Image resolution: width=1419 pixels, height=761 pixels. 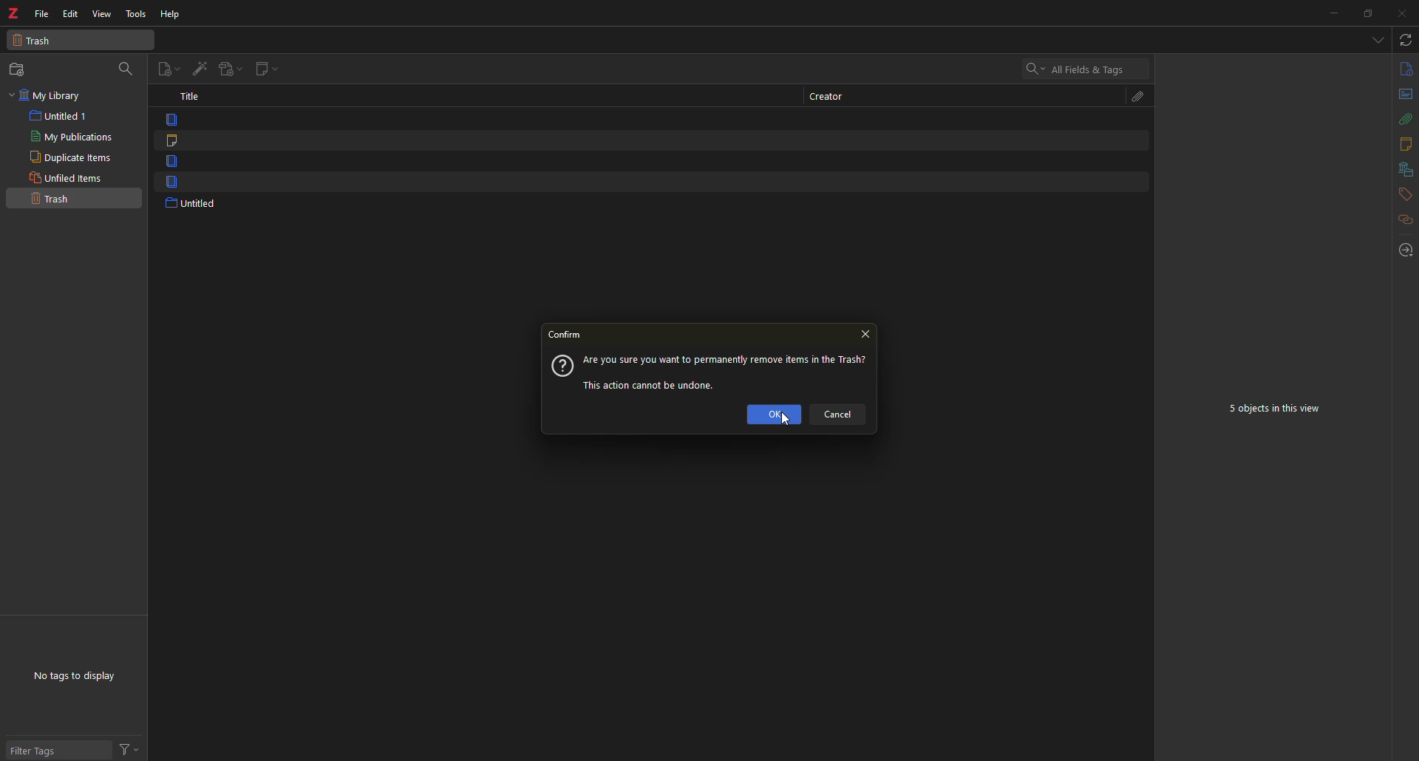 I want to click on no tags, so click(x=78, y=680).